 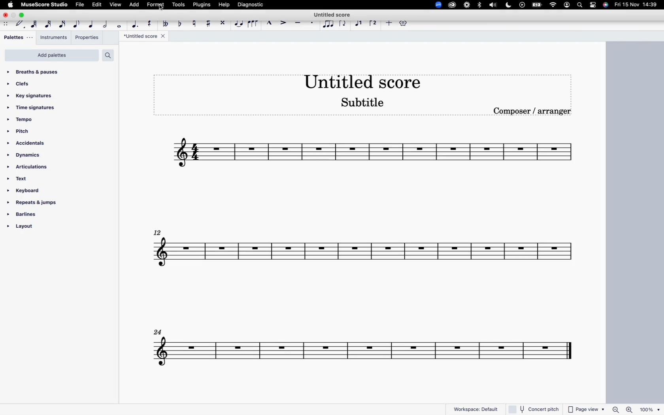 I want to click on toggle double sharp, so click(x=223, y=23).